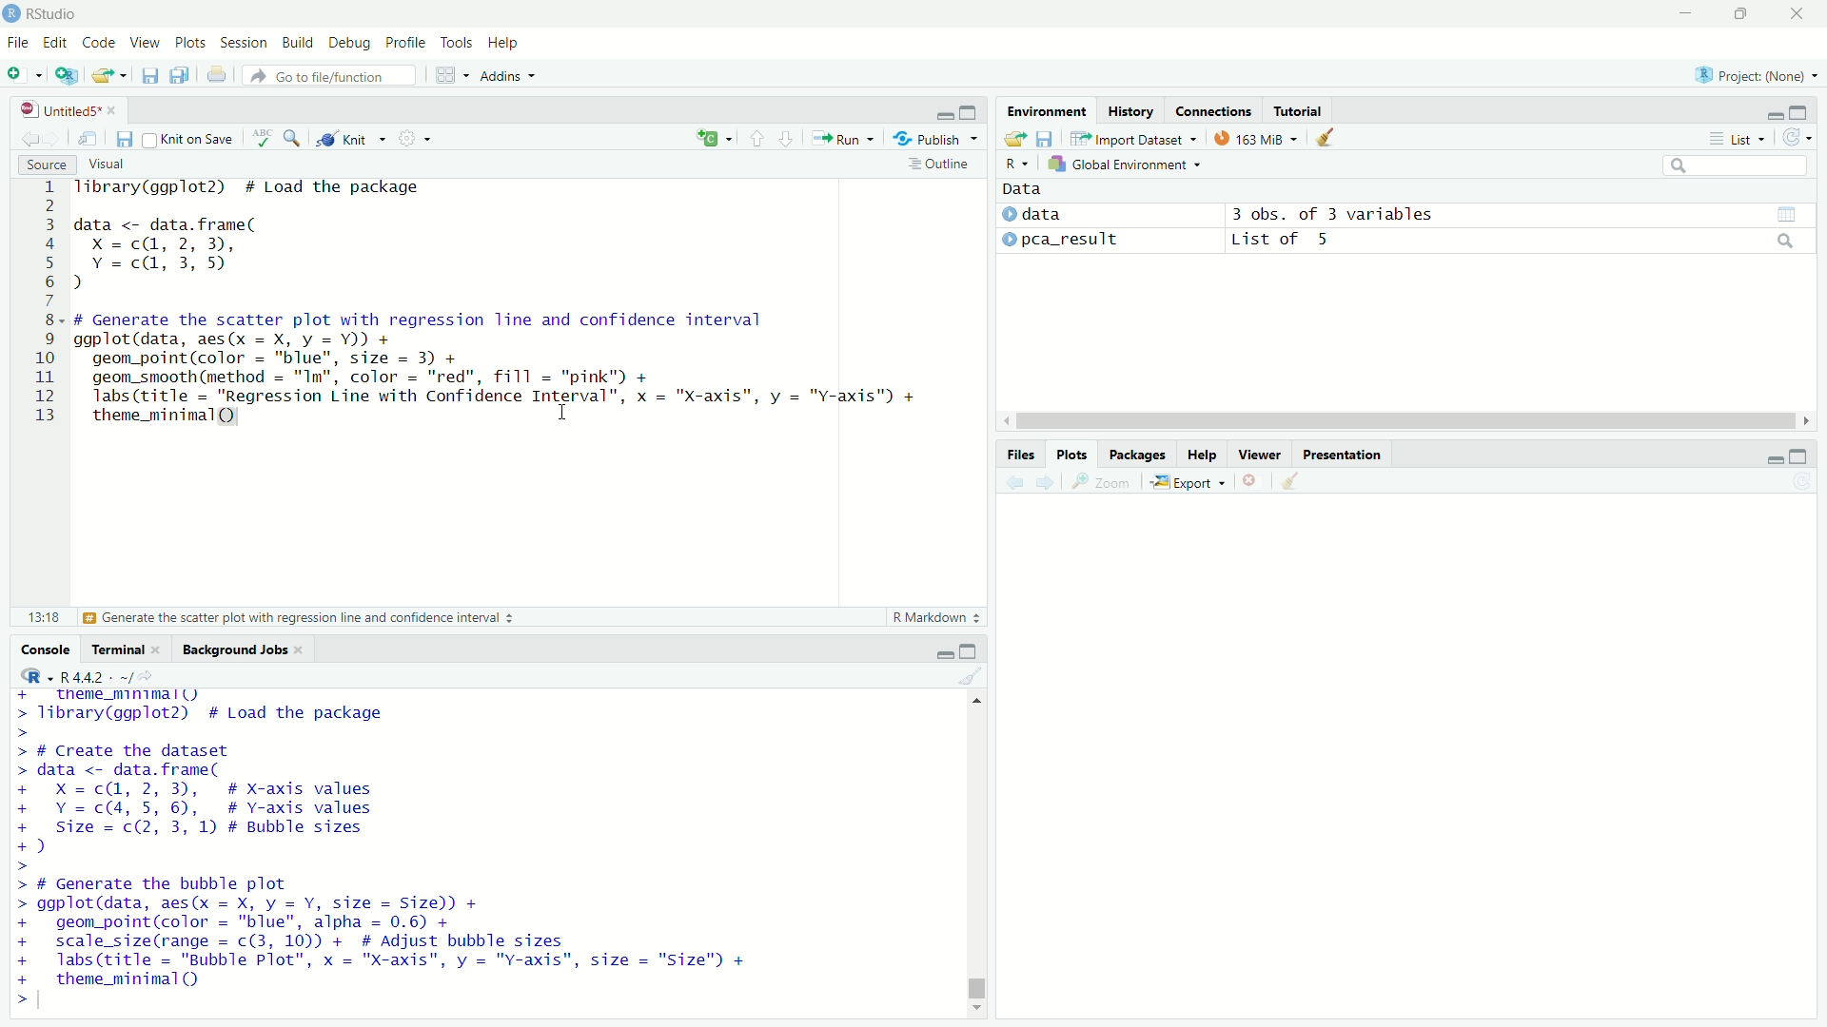  What do you see at coordinates (1015, 481) in the screenshot?
I see `Previous plot` at bounding box center [1015, 481].